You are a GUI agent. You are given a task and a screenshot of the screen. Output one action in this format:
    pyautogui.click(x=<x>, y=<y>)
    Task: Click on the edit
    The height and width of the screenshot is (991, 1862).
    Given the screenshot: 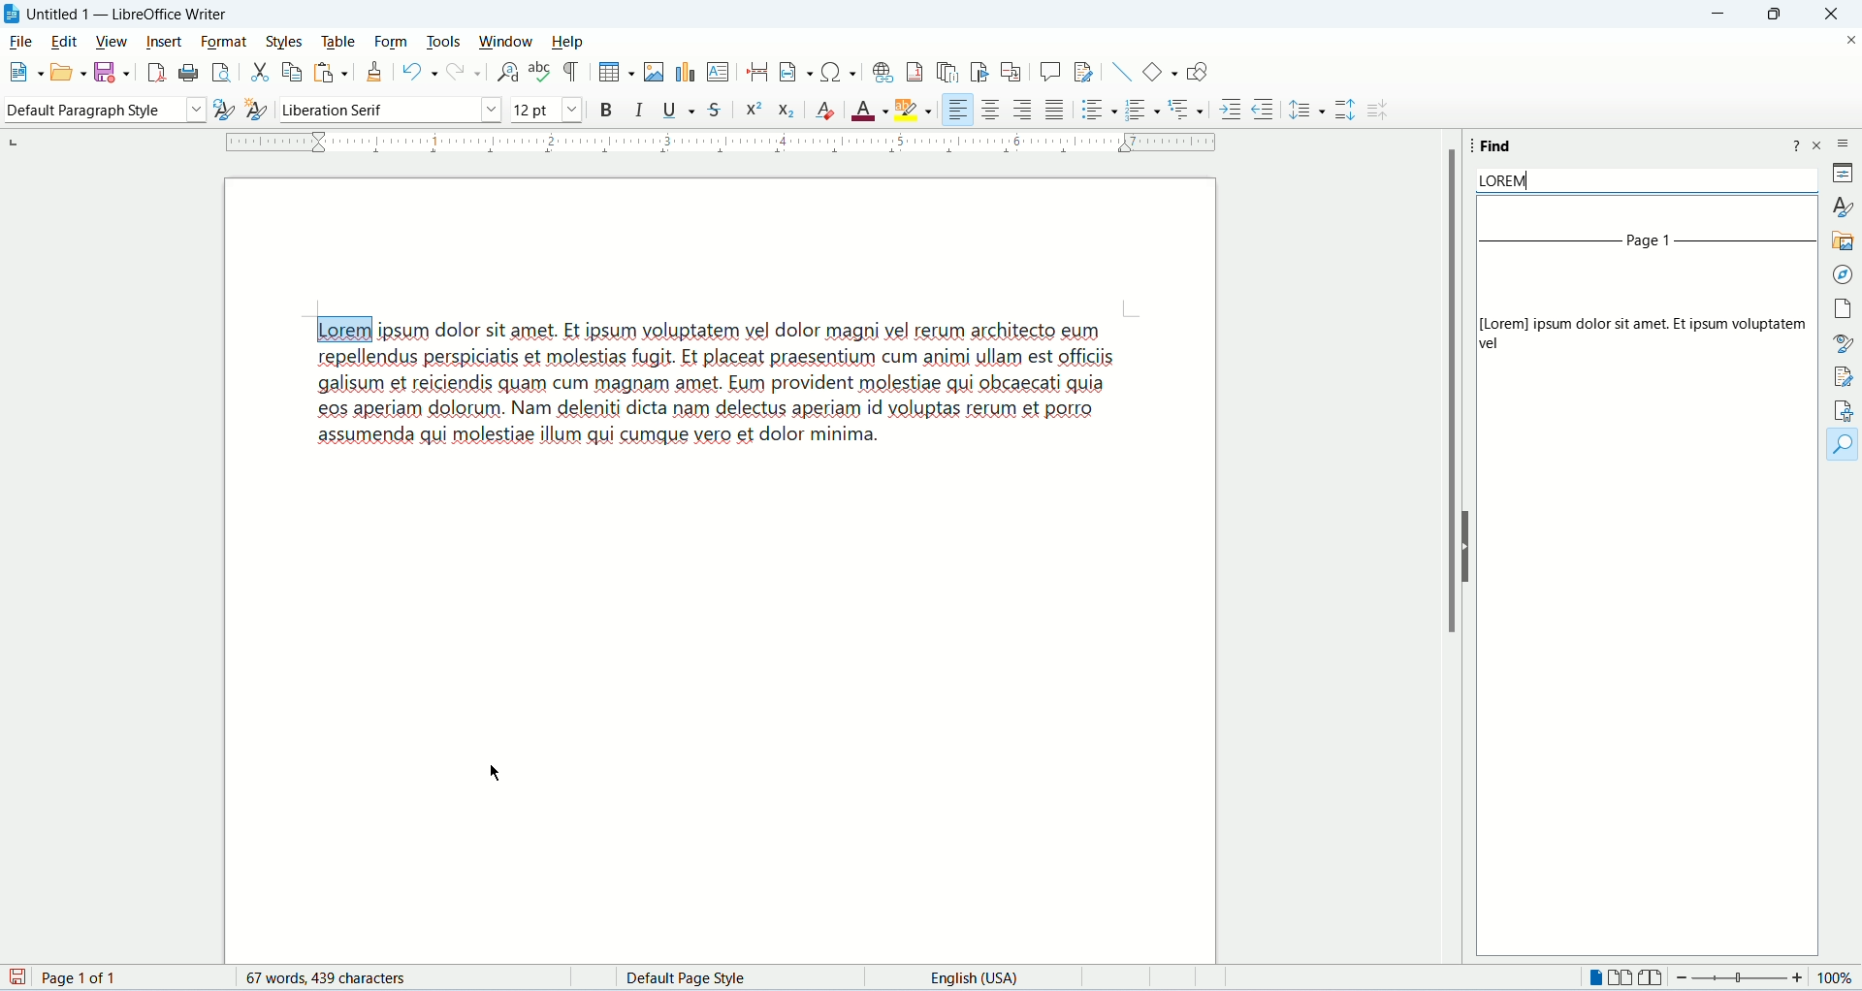 What is the action you would take?
    pyautogui.click(x=63, y=42)
    